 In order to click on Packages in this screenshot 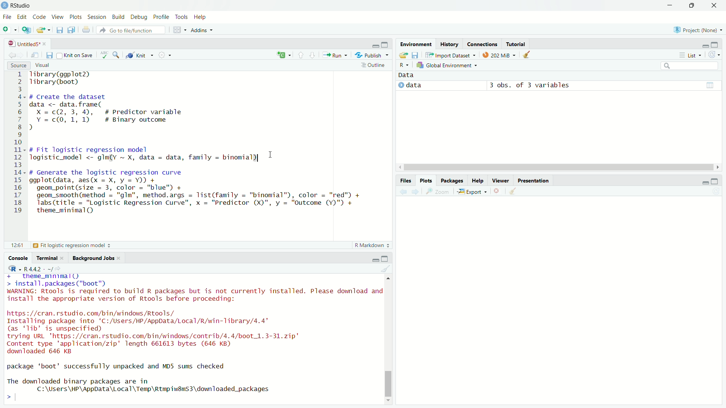, I will do `click(451, 180)`.